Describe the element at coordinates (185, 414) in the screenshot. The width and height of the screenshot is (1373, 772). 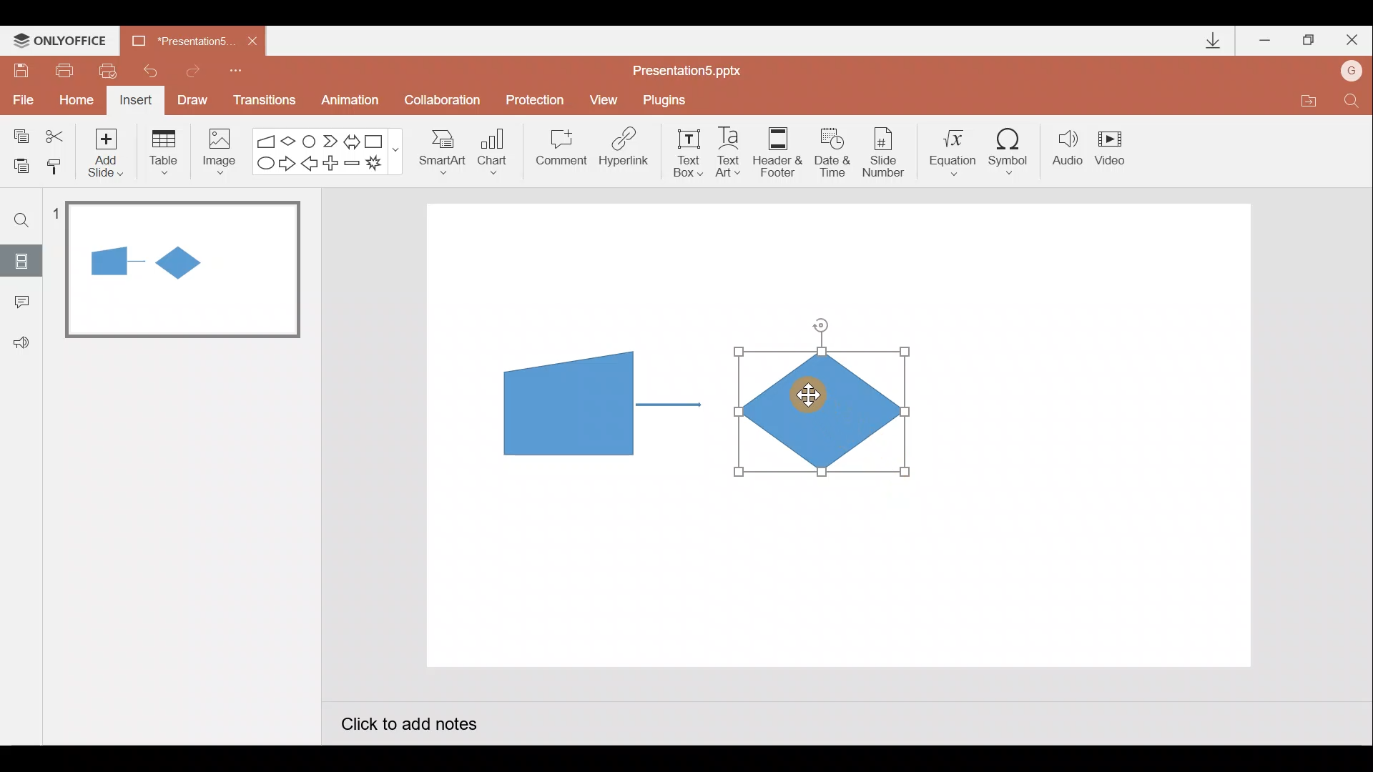
I see `Slide pane` at that location.